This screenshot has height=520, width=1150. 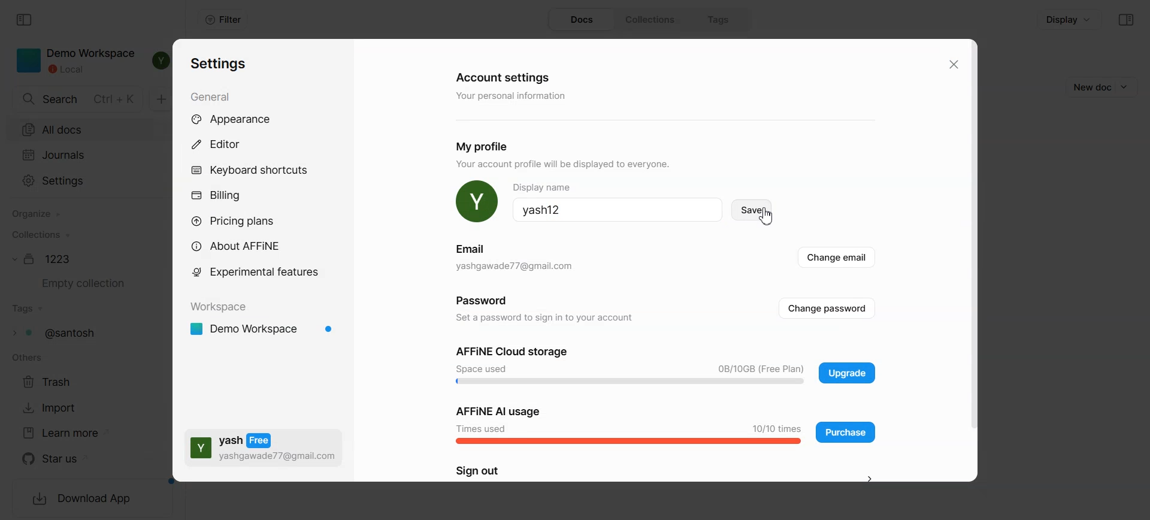 What do you see at coordinates (514, 96) in the screenshot?
I see `‘Your personal information` at bounding box center [514, 96].